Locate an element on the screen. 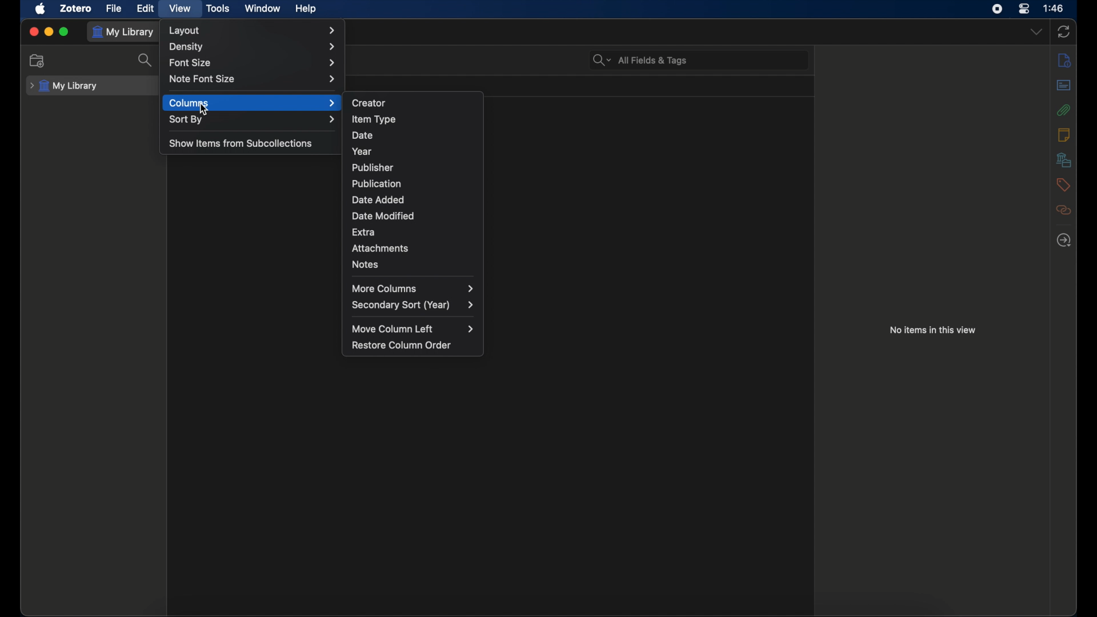 The image size is (1097, 617). tags is located at coordinates (1062, 185).